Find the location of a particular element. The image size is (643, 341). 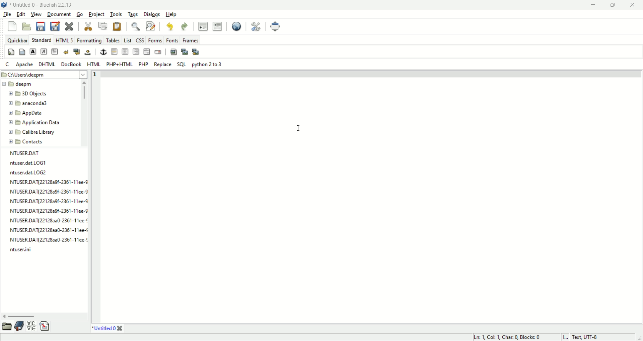

Ln: 1 Col 1 Char 0 Blocks: 0 is located at coordinates (506, 337).